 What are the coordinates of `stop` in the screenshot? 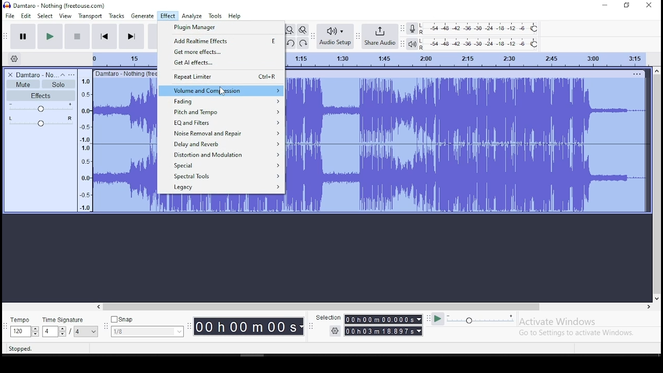 It's located at (78, 36).